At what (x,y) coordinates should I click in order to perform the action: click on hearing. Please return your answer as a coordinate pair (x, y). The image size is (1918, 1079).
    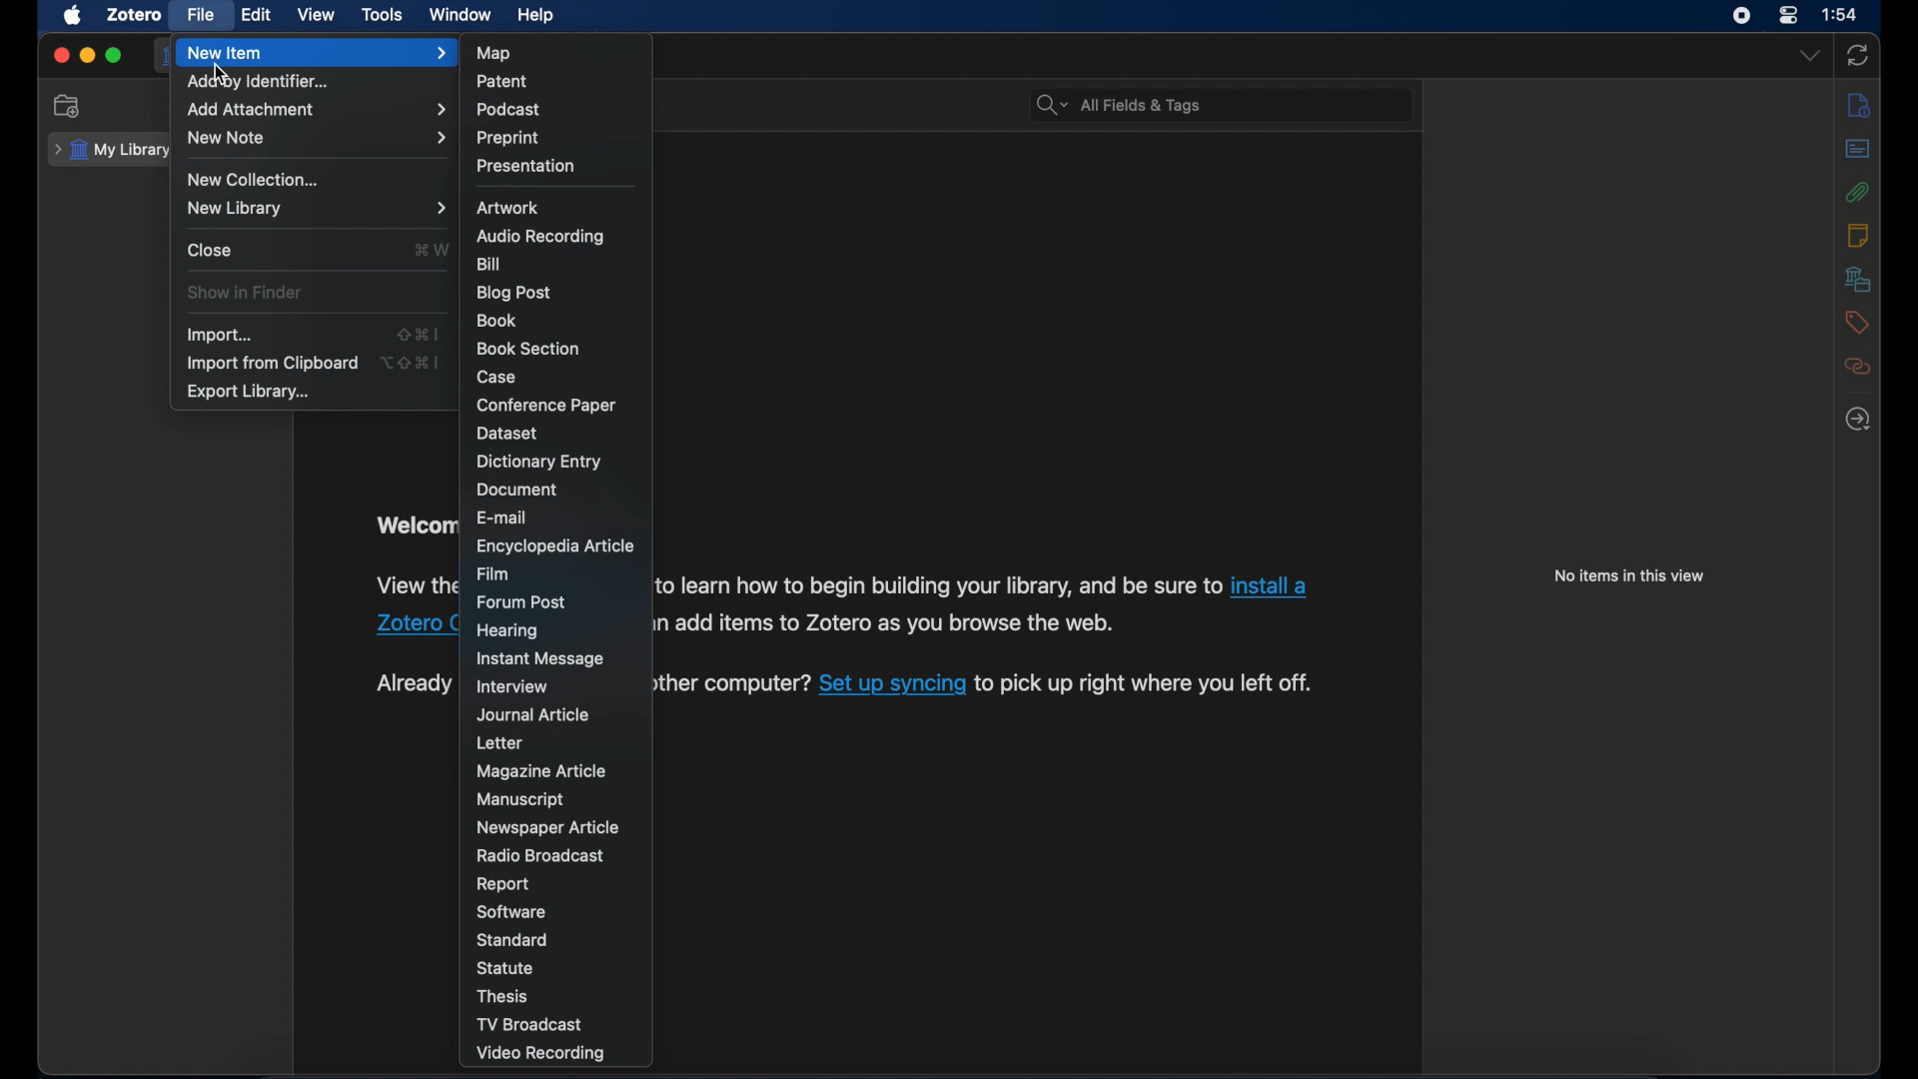
    Looking at the image, I should click on (507, 629).